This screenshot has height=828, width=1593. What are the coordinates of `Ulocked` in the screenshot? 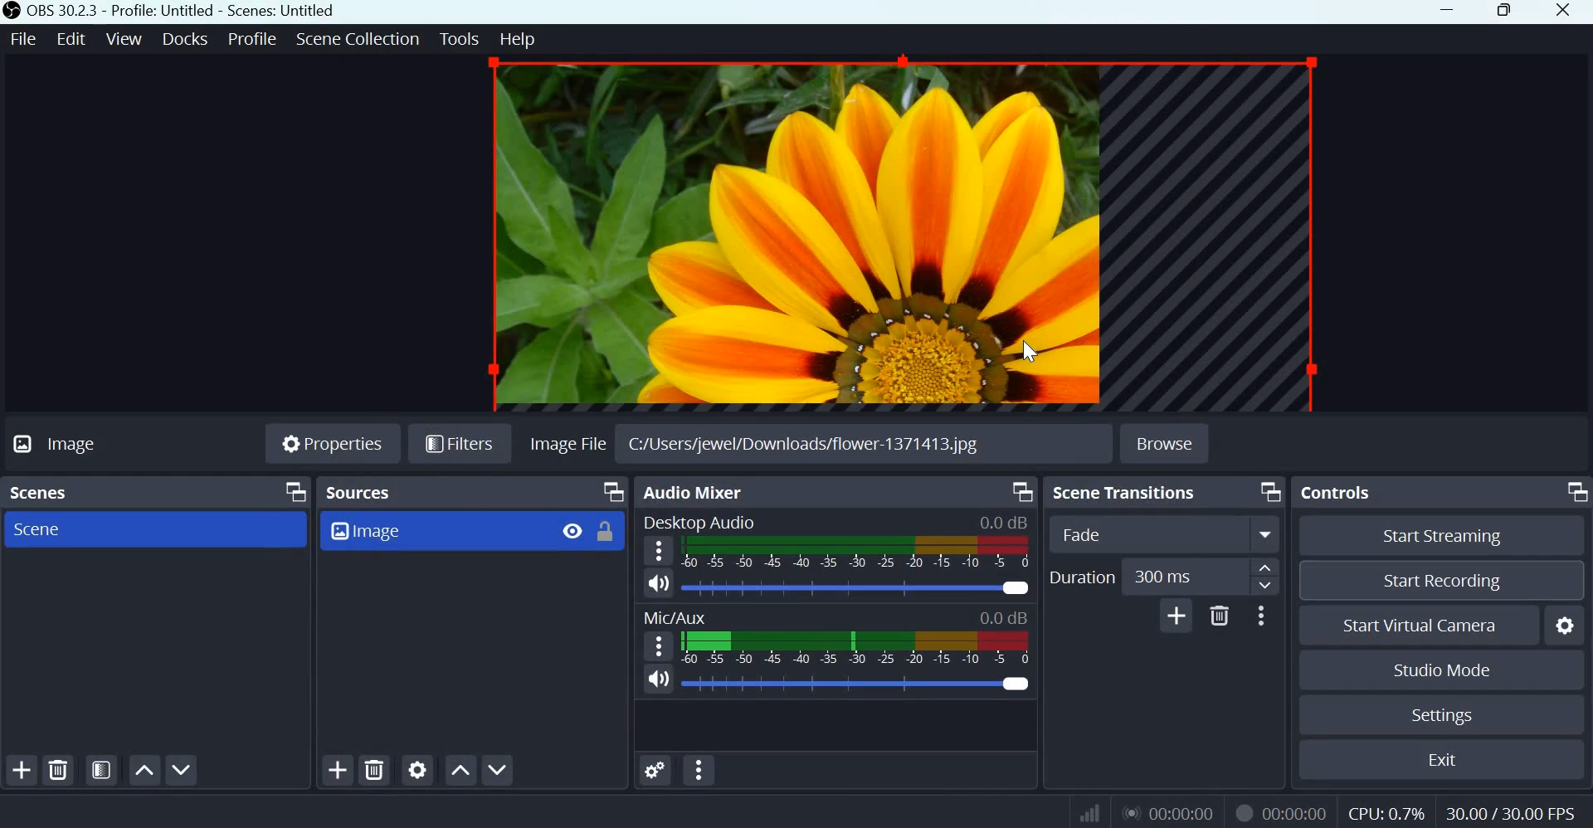 It's located at (607, 530).